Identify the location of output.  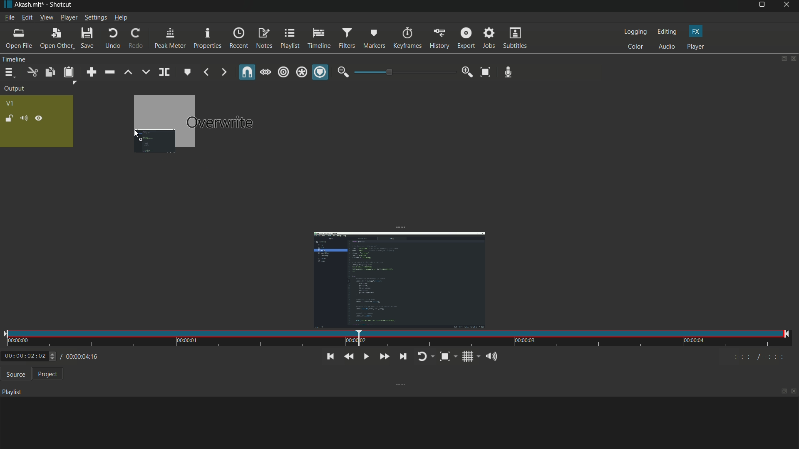
(15, 89).